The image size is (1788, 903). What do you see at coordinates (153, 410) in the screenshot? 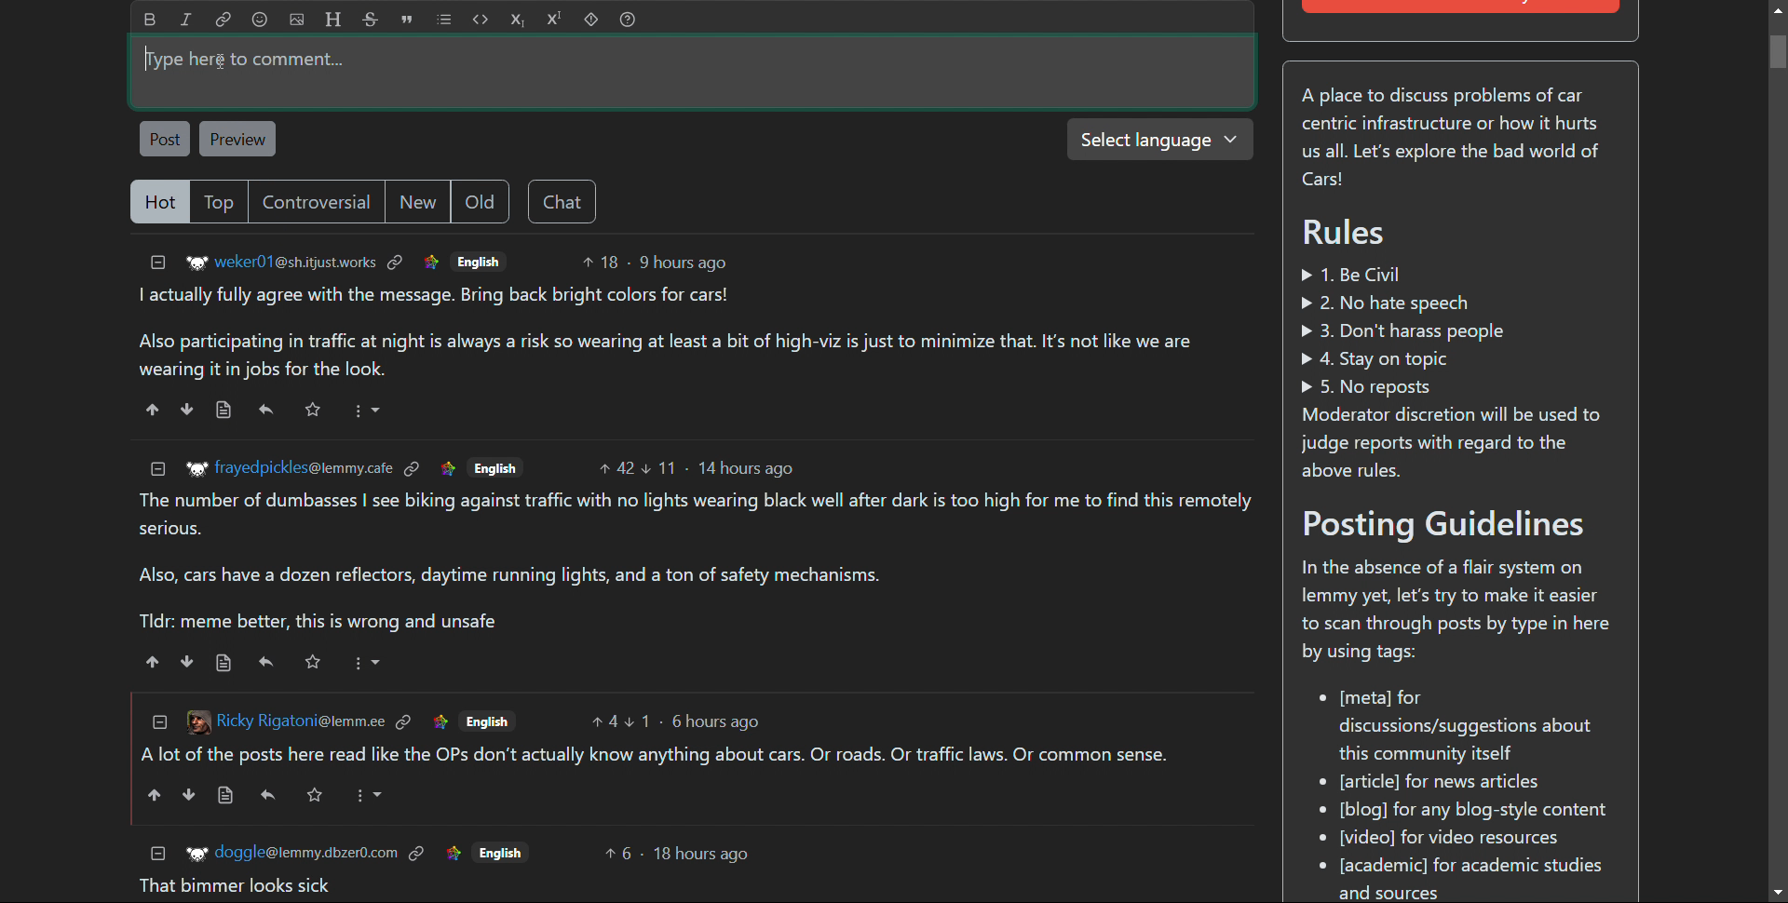
I see `upvote` at bounding box center [153, 410].